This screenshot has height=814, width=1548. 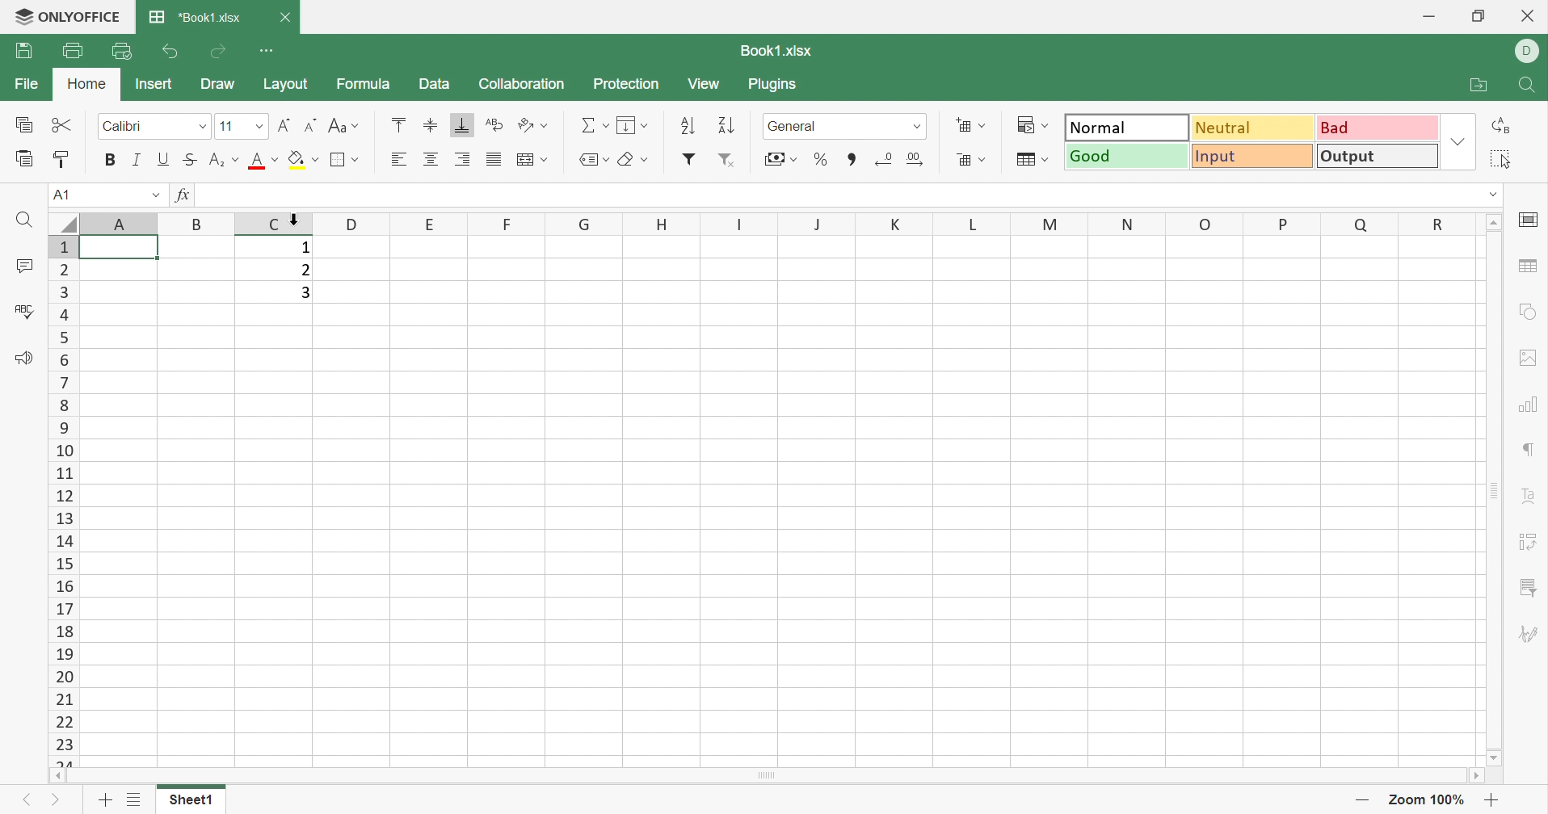 What do you see at coordinates (1526, 588) in the screenshot?
I see `Slicer settings` at bounding box center [1526, 588].